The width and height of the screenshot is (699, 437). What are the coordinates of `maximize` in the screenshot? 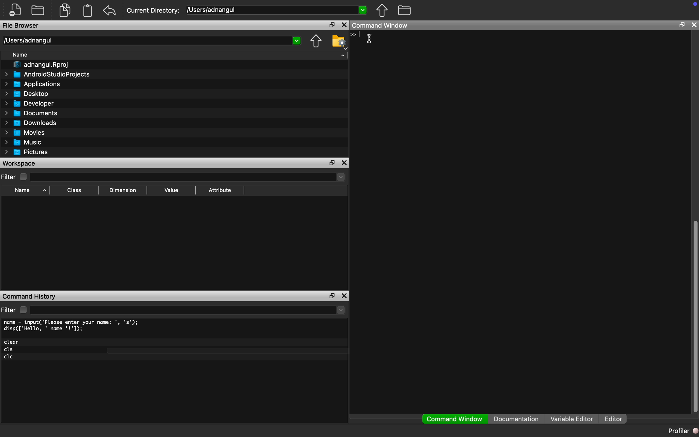 It's located at (682, 25).